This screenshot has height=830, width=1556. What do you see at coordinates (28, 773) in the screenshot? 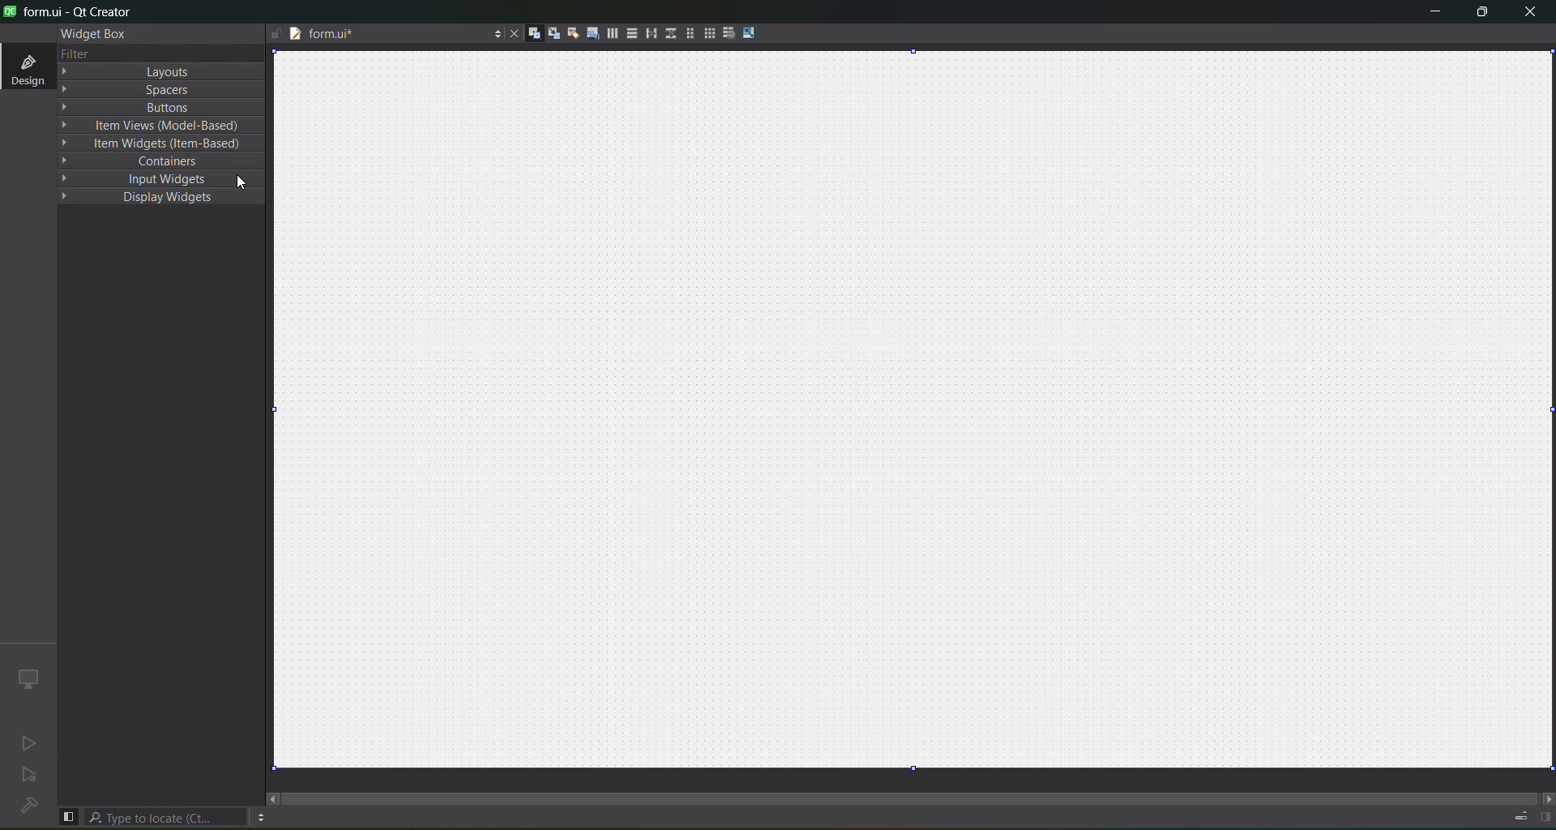
I see `no active project` at bounding box center [28, 773].